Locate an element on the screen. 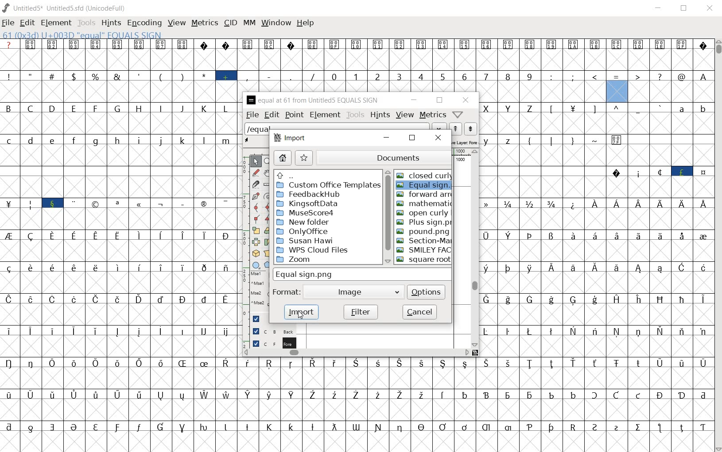  EQUAL SIGN is located at coordinates (422, 185).